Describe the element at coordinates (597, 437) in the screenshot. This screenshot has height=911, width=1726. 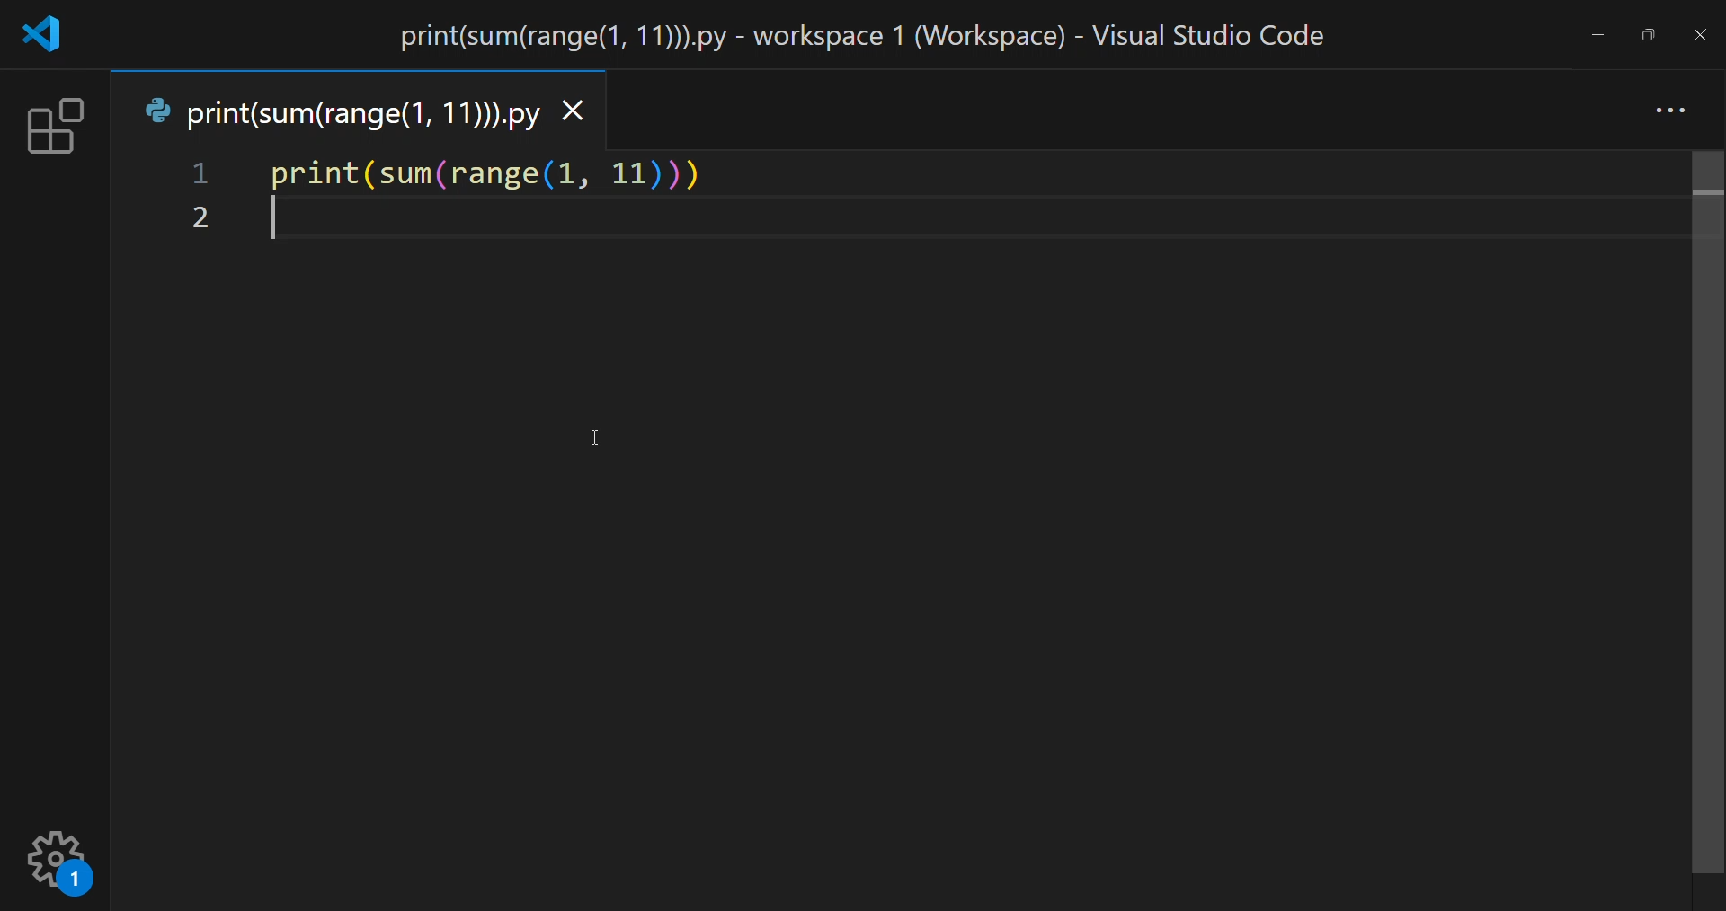
I see `cursor` at that location.